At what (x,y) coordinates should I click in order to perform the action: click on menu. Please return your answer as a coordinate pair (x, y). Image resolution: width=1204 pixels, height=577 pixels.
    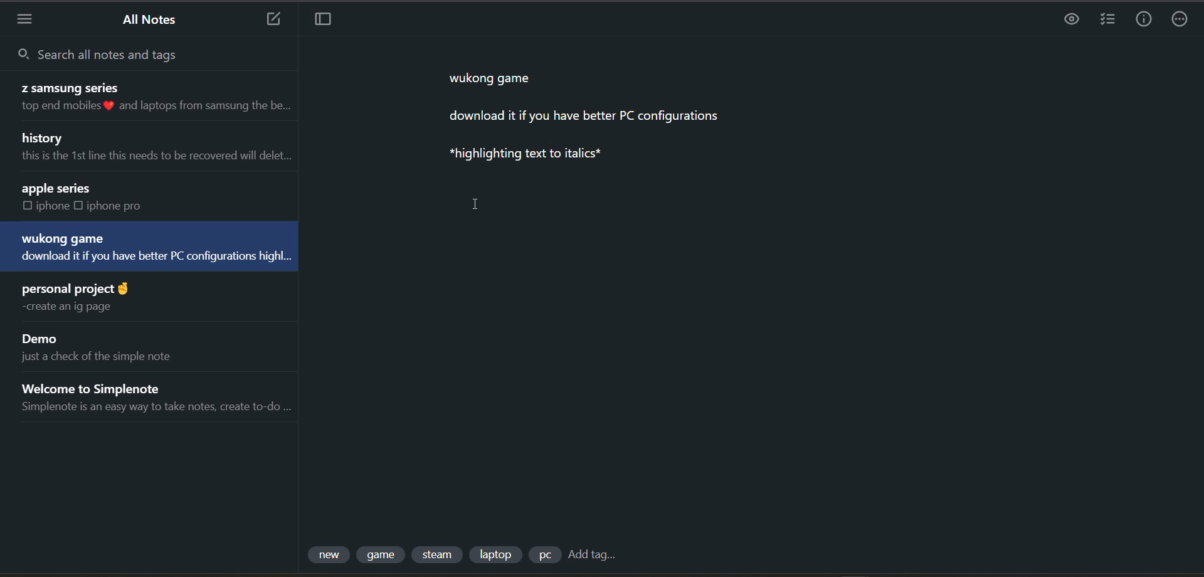
    Looking at the image, I should click on (26, 19).